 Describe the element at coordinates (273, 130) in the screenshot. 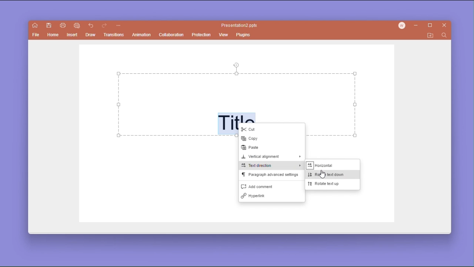

I see `cut` at that location.